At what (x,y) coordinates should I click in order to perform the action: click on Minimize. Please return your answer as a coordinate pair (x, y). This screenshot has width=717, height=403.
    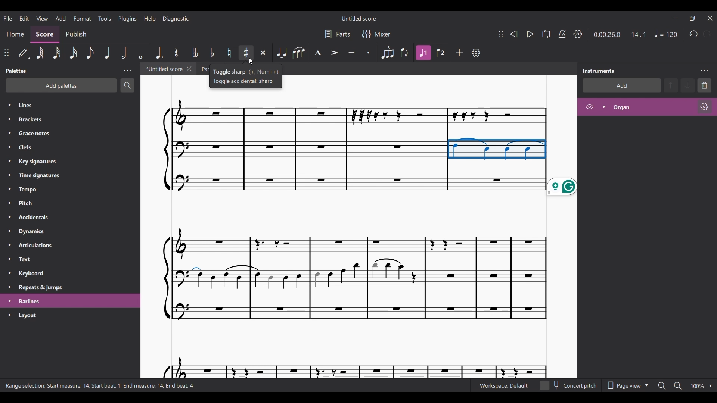
    Looking at the image, I should click on (674, 18).